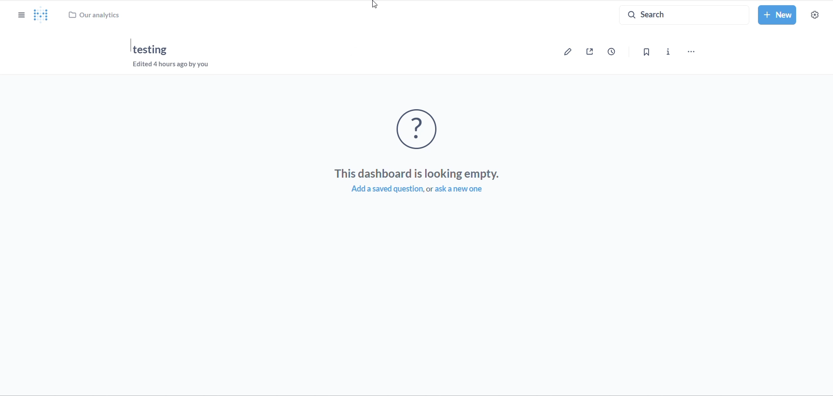 This screenshot has width=833, height=396. I want to click on settings, so click(818, 15).